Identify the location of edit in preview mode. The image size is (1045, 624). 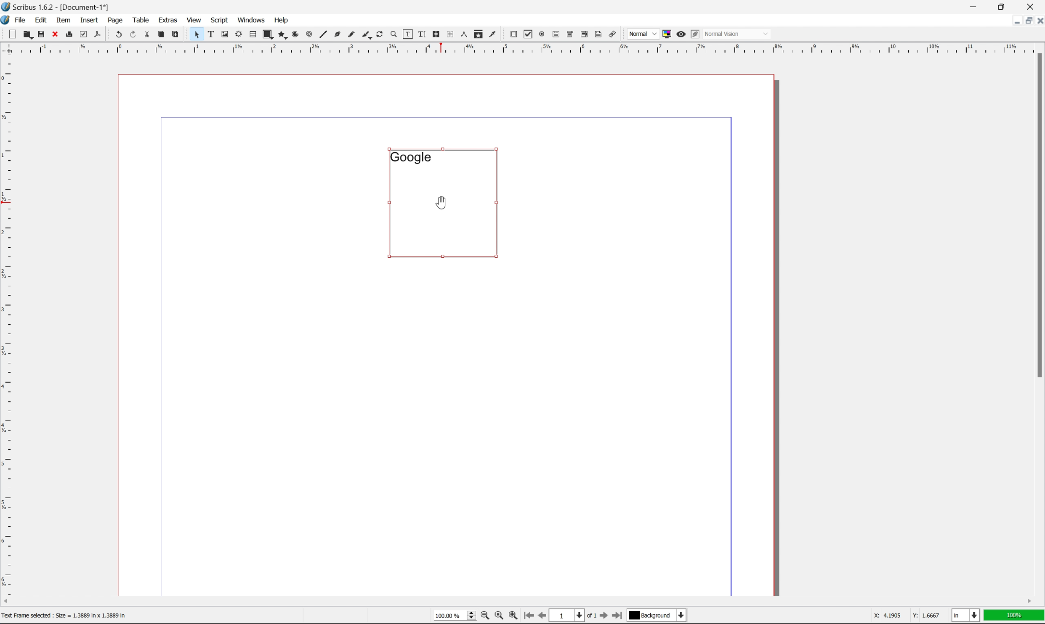
(695, 34).